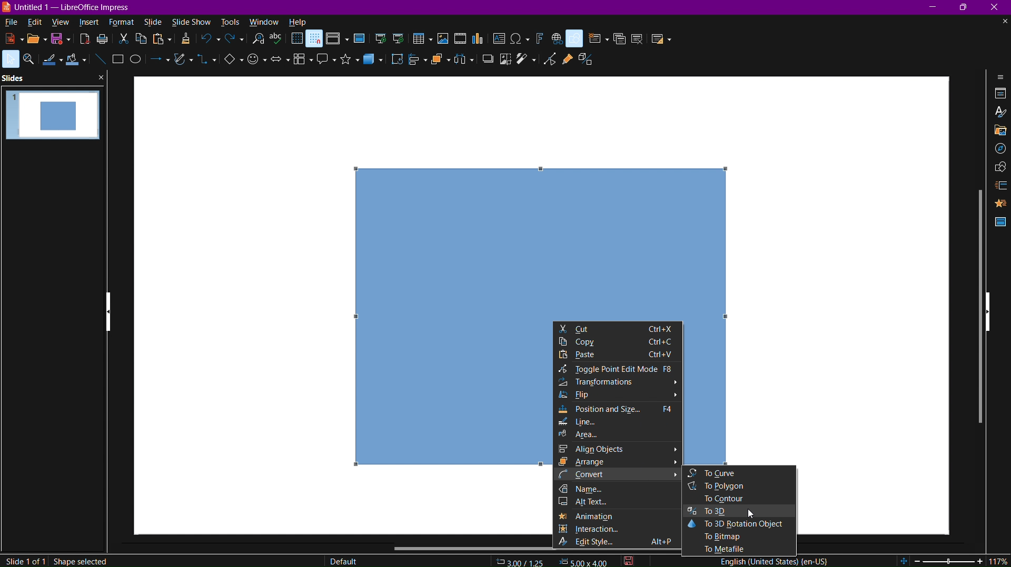  I want to click on Basic Shapes, so click(229, 63).